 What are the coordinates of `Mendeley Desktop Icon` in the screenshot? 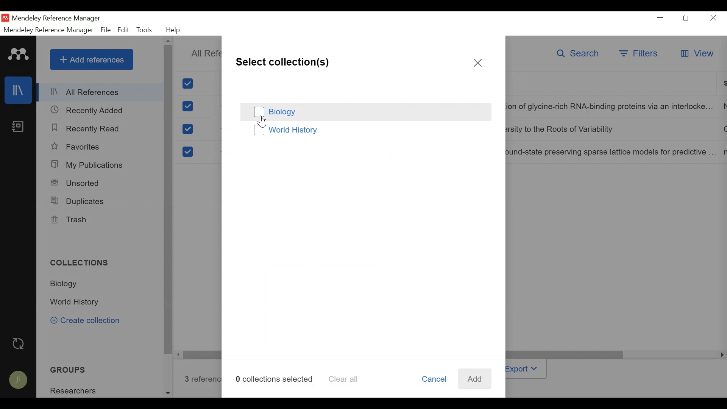 It's located at (5, 18).